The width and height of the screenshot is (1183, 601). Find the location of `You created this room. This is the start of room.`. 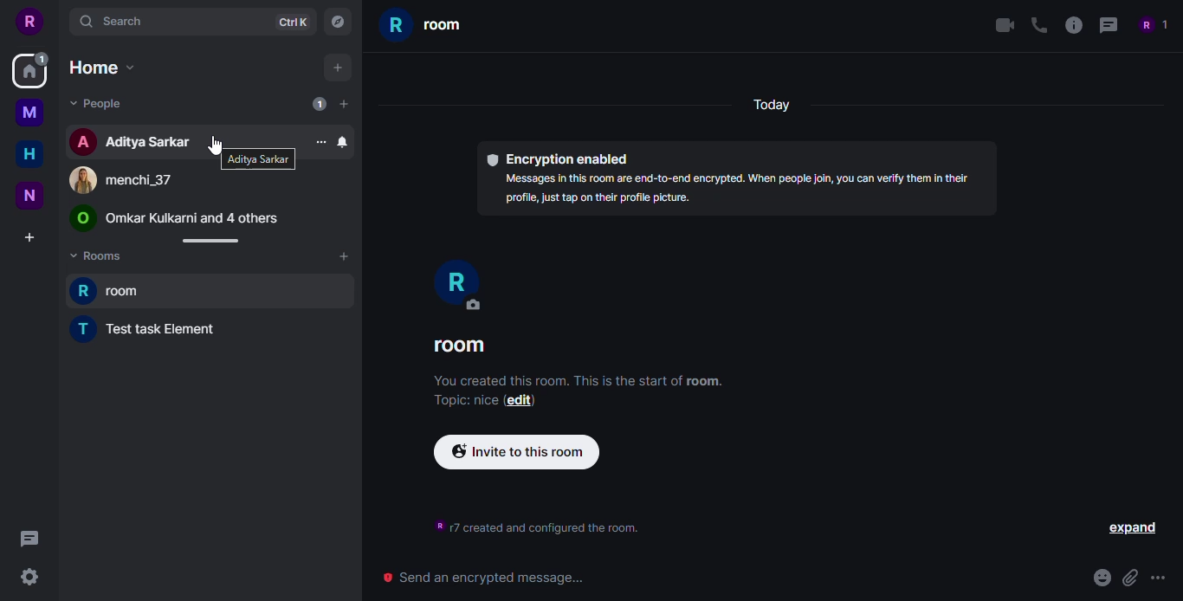

You created this room. This is the start of room. is located at coordinates (579, 381).